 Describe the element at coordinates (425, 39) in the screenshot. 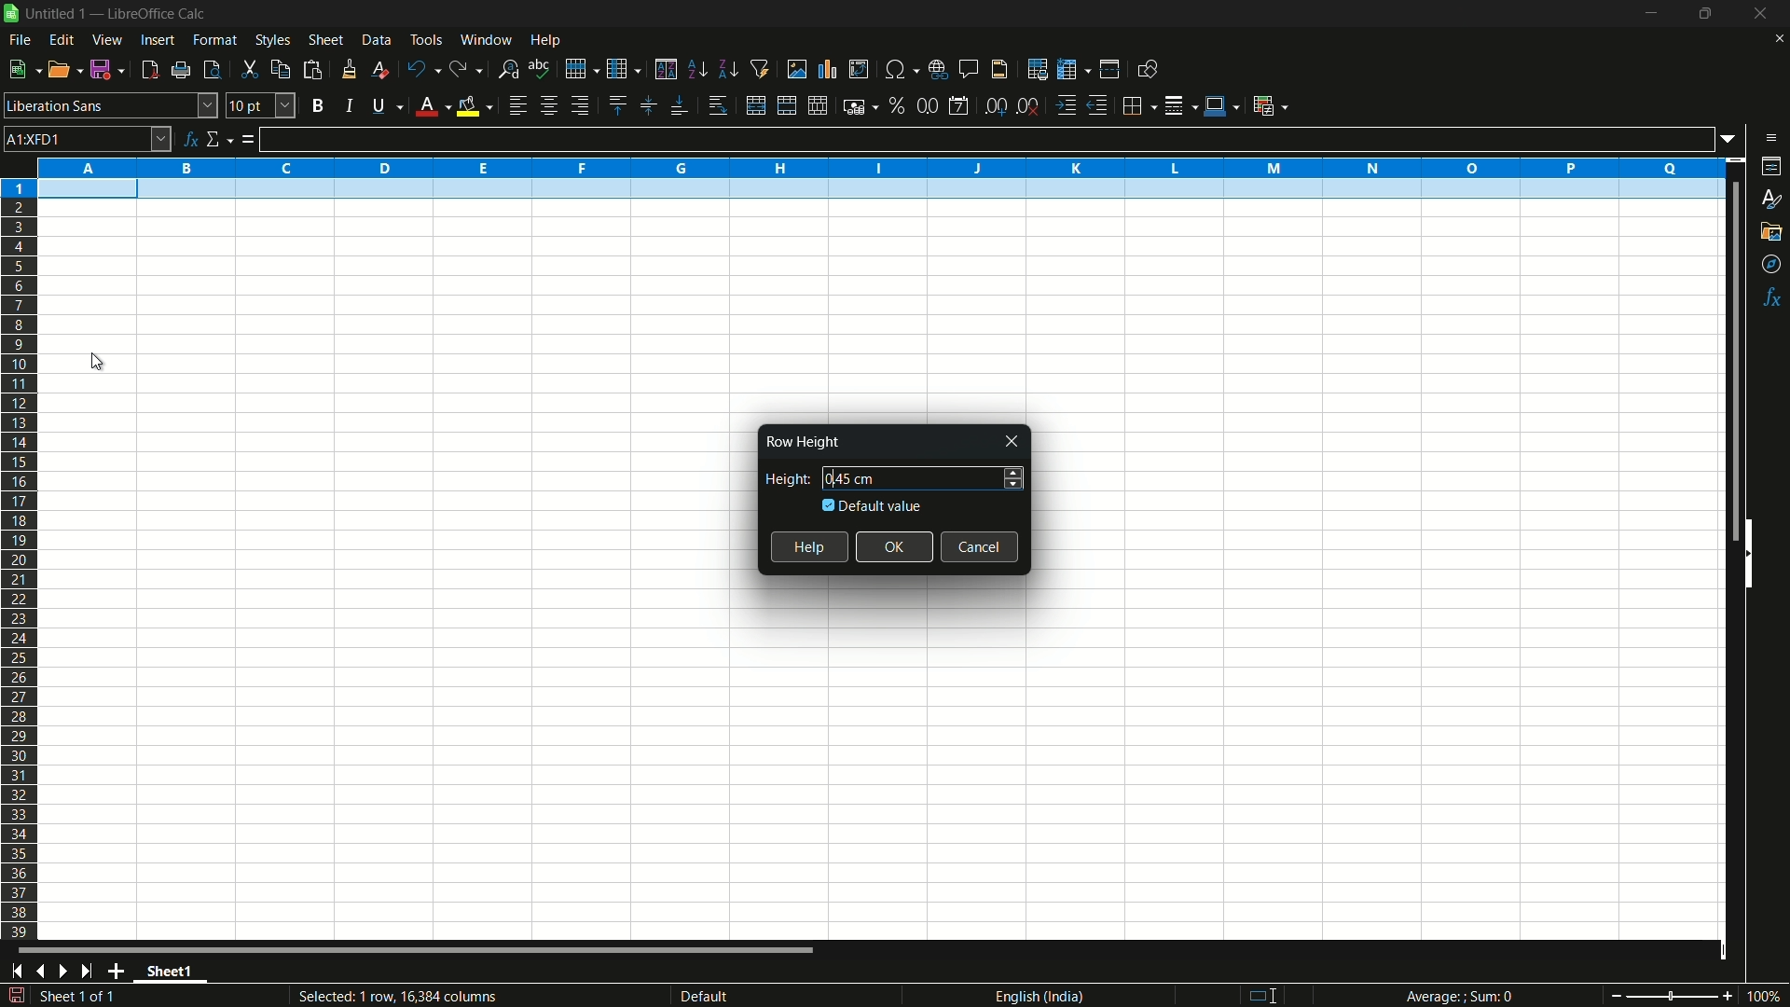

I see `tools menu` at that location.